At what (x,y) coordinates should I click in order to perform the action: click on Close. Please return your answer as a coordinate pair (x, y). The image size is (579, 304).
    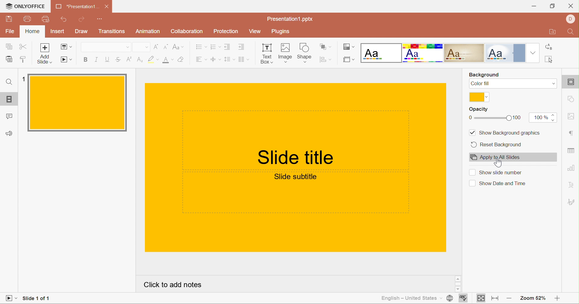
    Looking at the image, I should click on (107, 7).